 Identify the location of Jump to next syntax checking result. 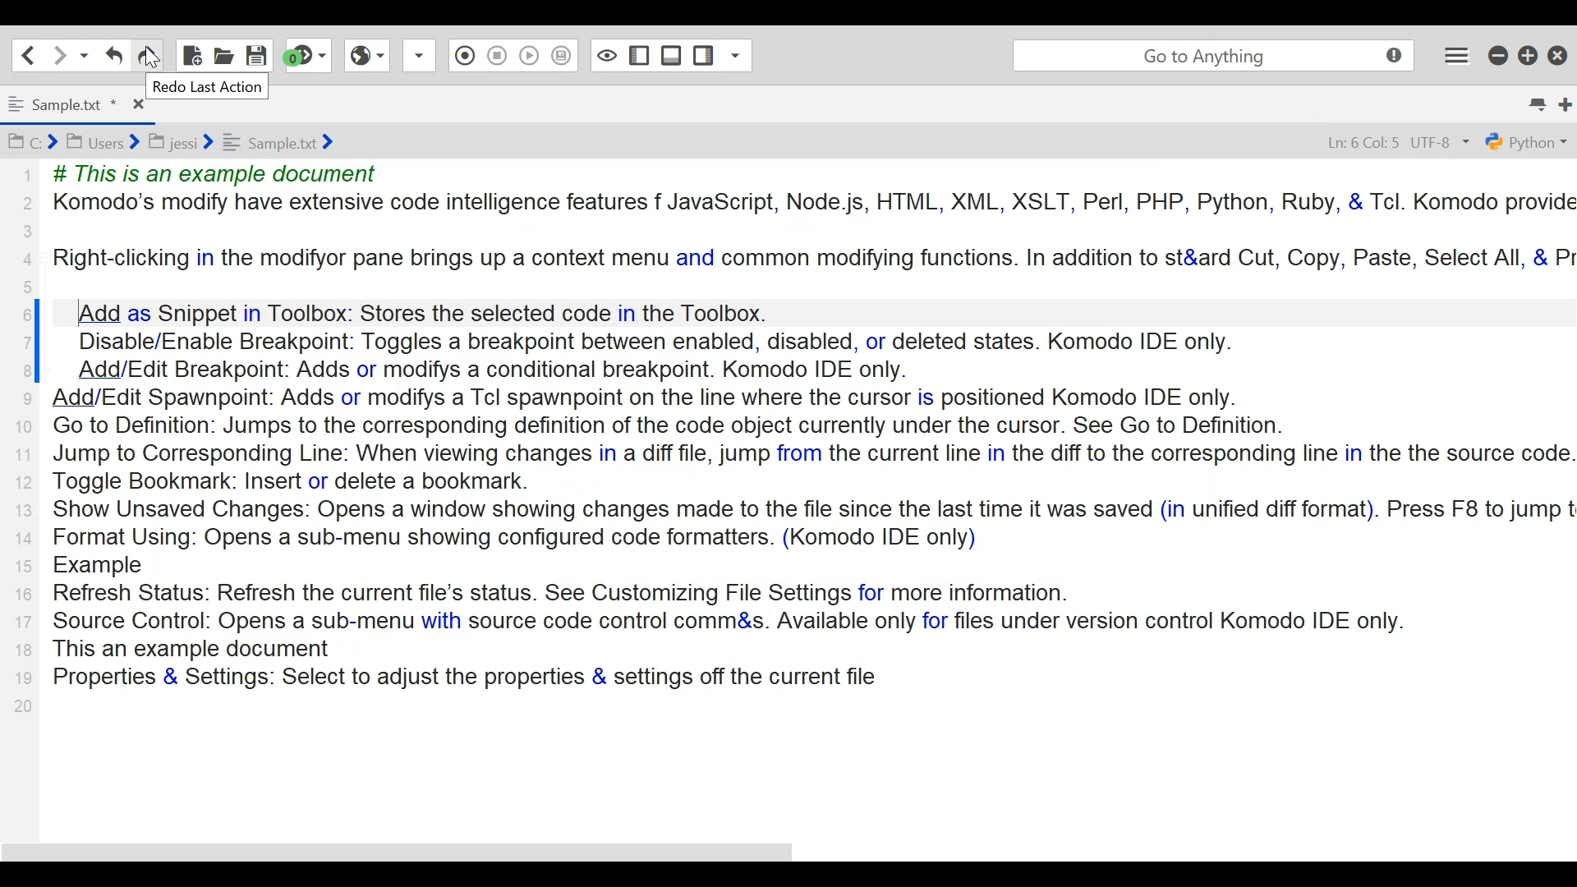
(308, 55).